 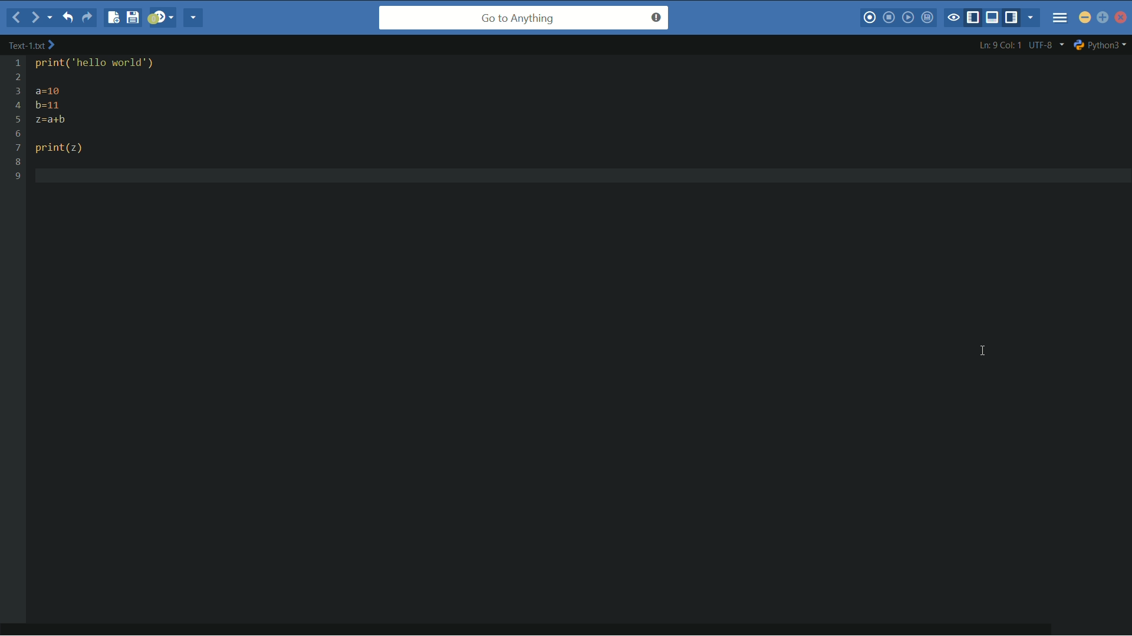 What do you see at coordinates (14, 19) in the screenshot?
I see `back` at bounding box center [14, 19].